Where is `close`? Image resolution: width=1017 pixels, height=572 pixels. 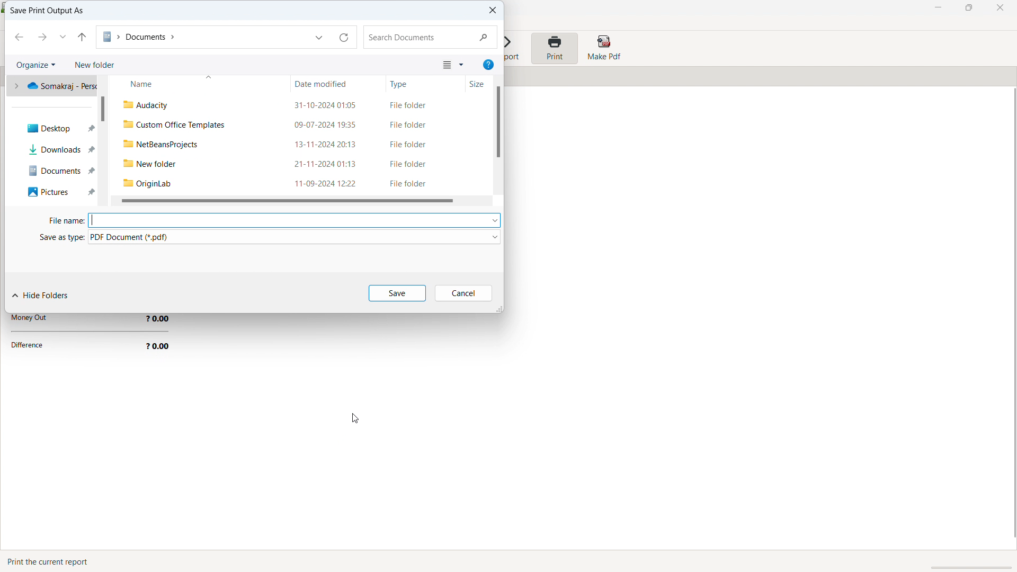 close is located at coordinates (490, 11).